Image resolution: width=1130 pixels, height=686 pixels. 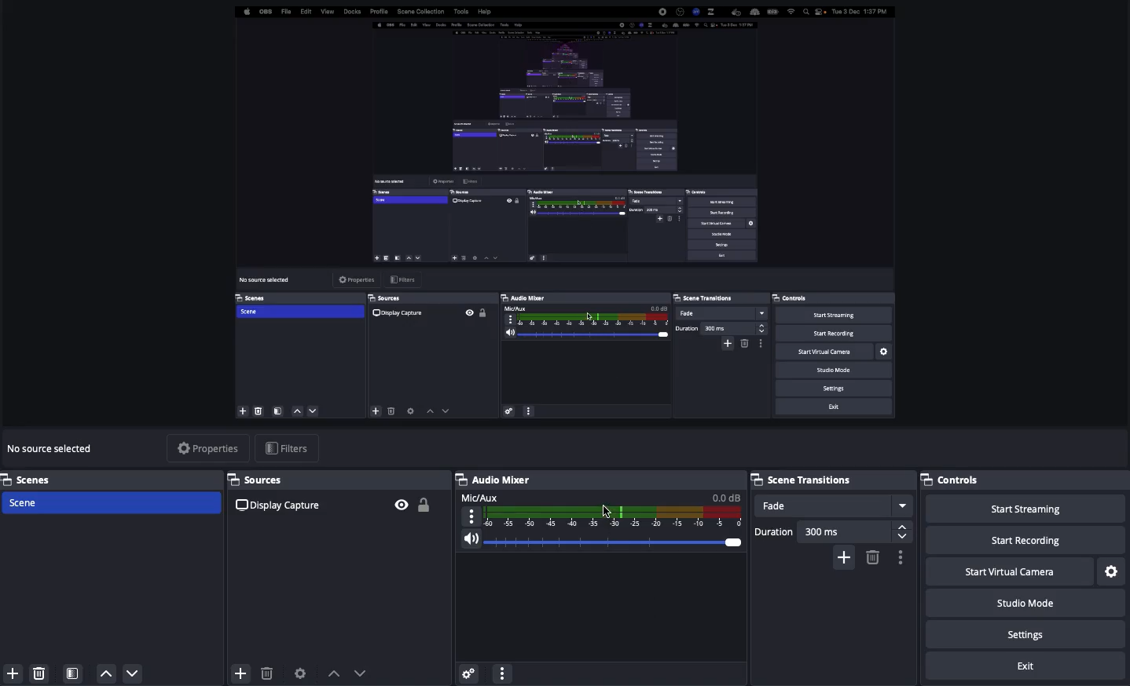 I want to click on Studio mode, so click(x=1023, y=606).